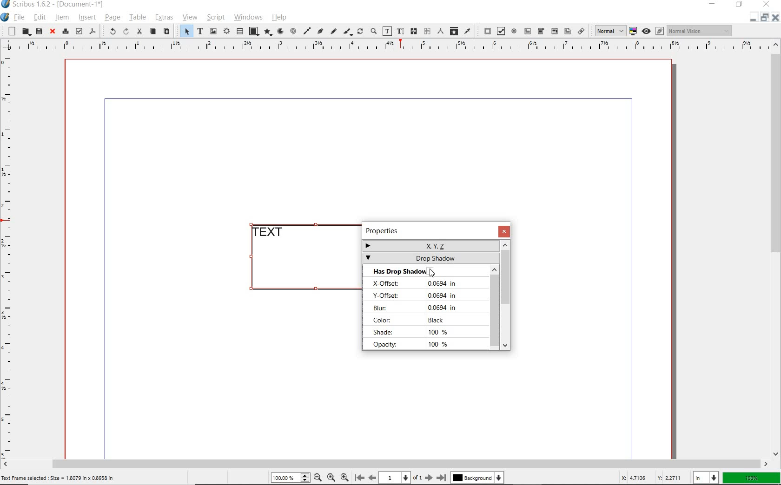 The height and width of the screenshot is (485, 781). Describe the element at coordinates (453, 31) in the screenshot. I see `copy item properties` at that location.